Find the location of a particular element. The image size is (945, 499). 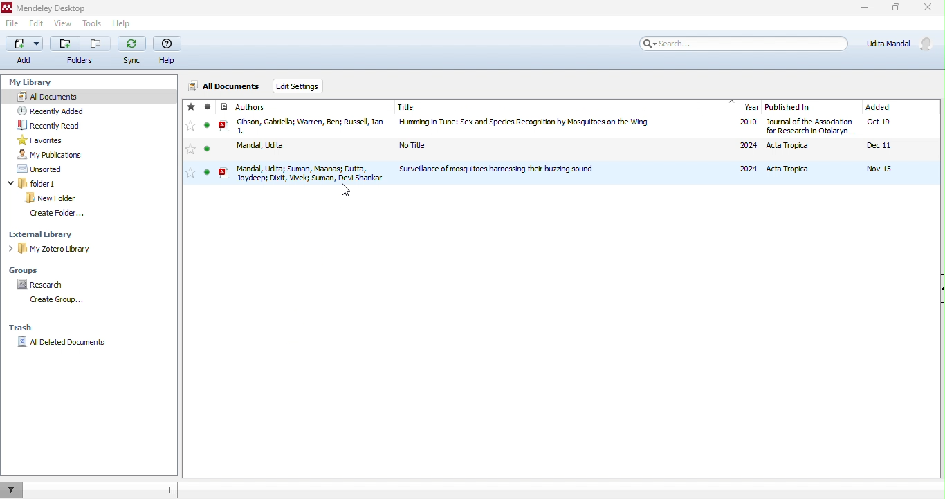

filter is located at coordinates (16, 490).